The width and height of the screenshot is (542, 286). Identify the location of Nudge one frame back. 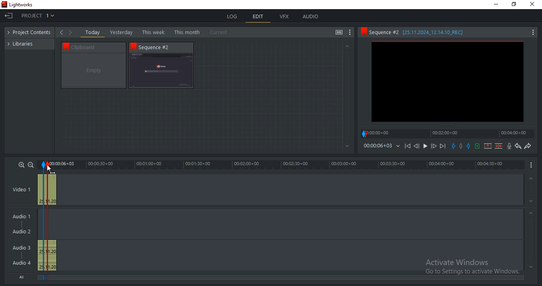
(418, 147).